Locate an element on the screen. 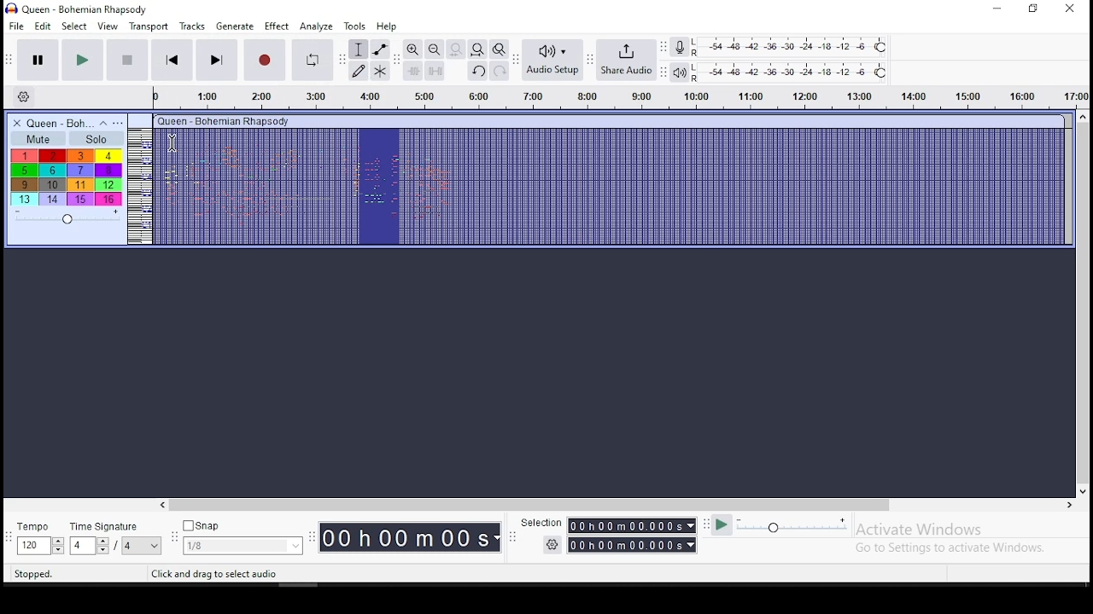 This screenshot has width=1093, height=614. text is located at coordinates (225, 119).